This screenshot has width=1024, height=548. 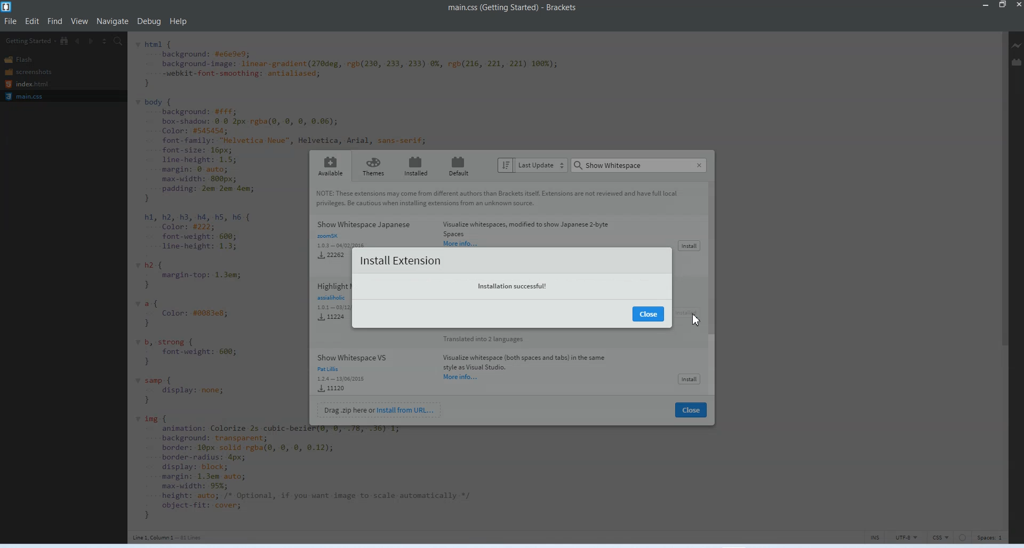 I want to click on Available, so click(x=330, y=165).